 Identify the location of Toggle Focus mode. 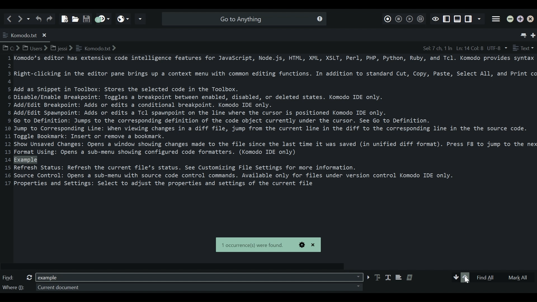
(435, 18).